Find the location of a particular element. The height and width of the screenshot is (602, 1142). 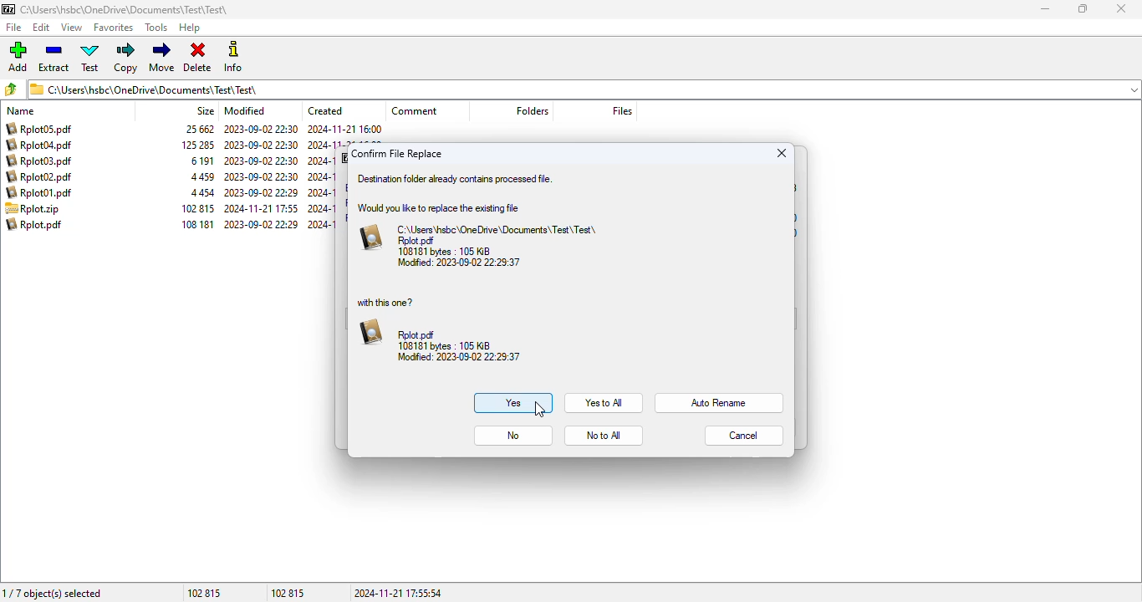

| C:\Users\hsbc\OneDrive\Documents\ Test\ Test\ is located at coordinates (148, 89).